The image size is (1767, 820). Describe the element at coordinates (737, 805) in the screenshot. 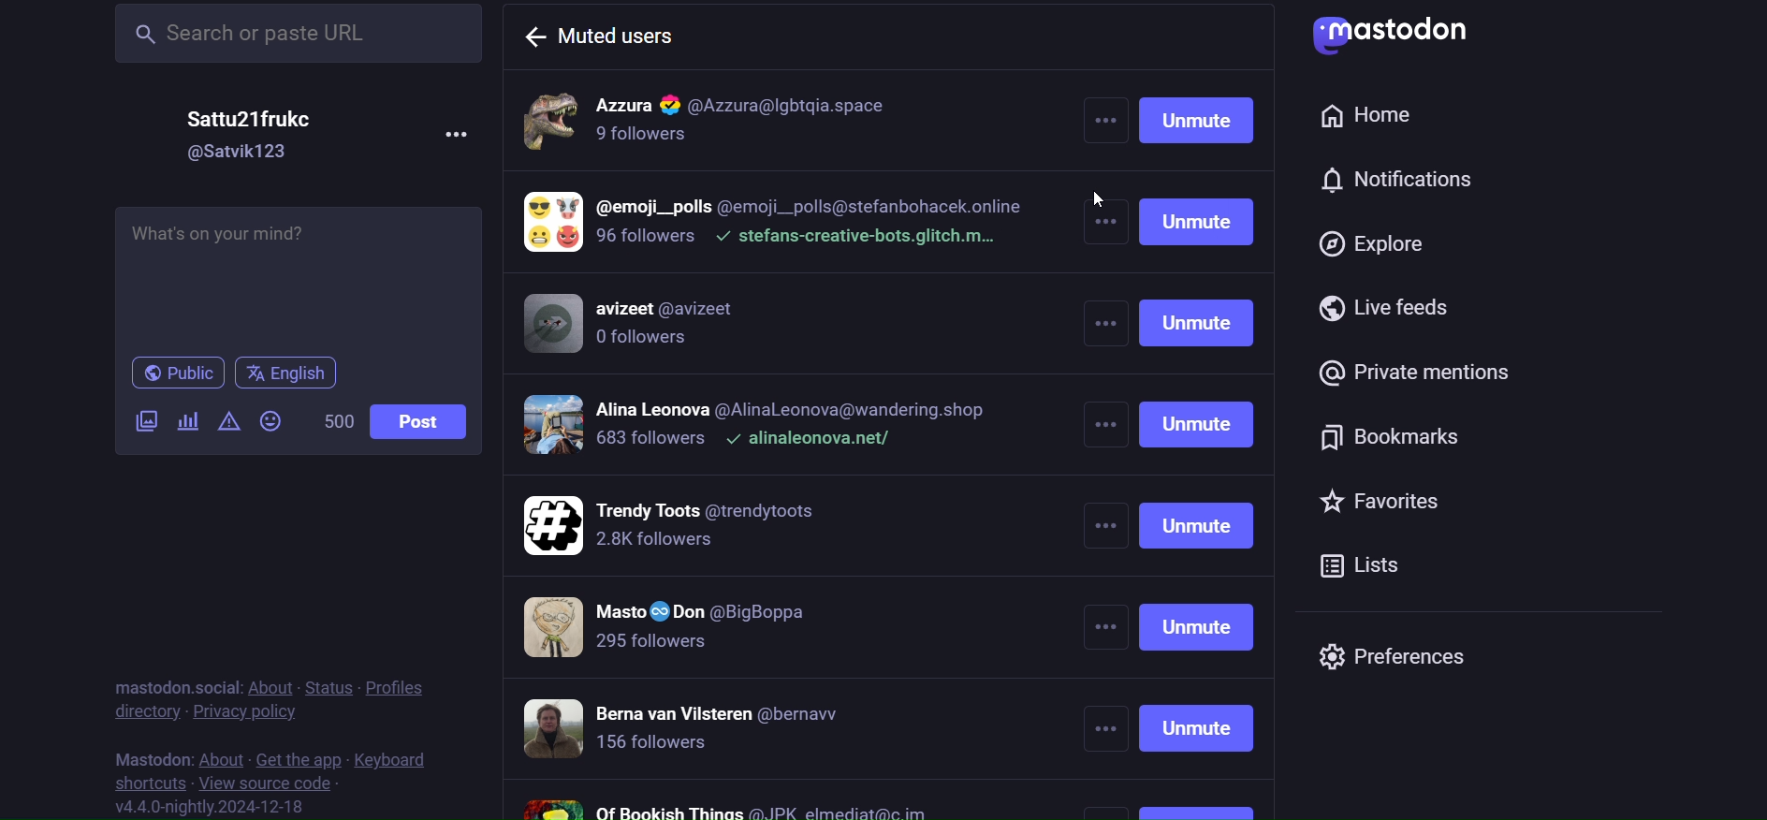

I see `muted accounts 8` at that location.